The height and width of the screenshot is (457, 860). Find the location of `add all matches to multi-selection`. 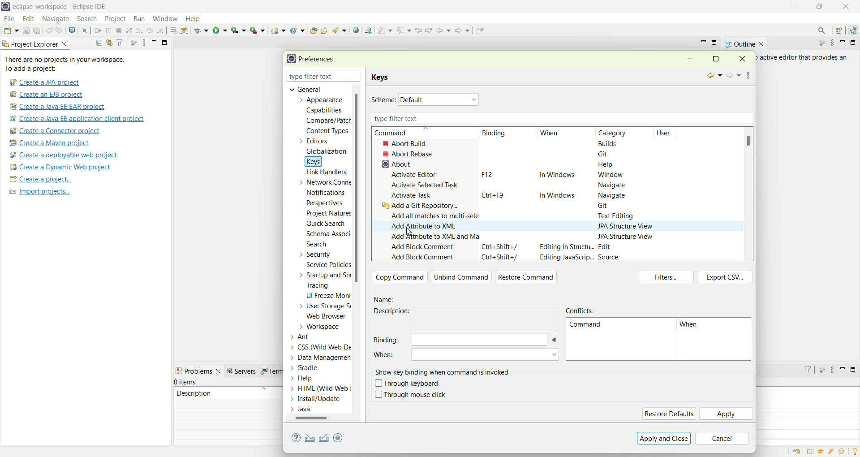

add all matches to multi-selection is located at coordinates (433, 215).